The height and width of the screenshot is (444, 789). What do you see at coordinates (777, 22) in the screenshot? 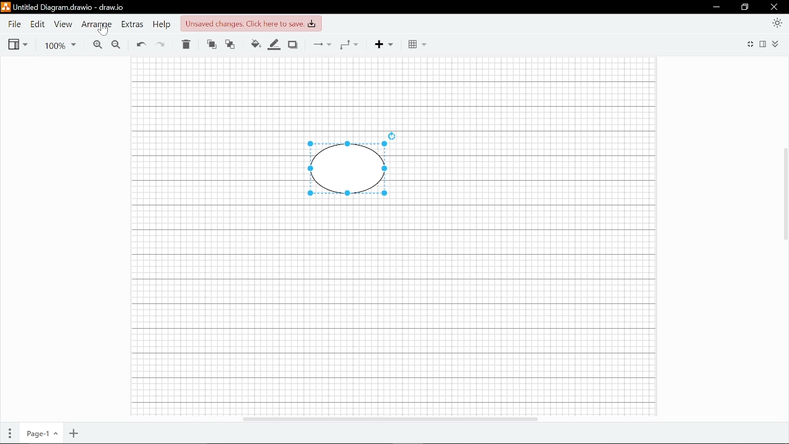
I see `Appearance` at bounding box center [777, 22].